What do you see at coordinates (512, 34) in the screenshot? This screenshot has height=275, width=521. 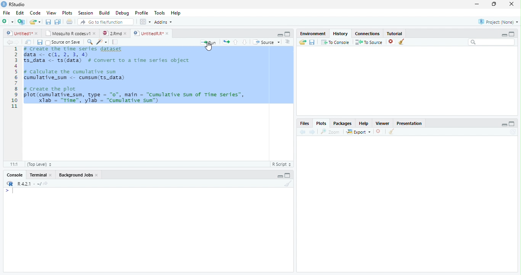 I see `Maximize` at bounding box center [512, 34].